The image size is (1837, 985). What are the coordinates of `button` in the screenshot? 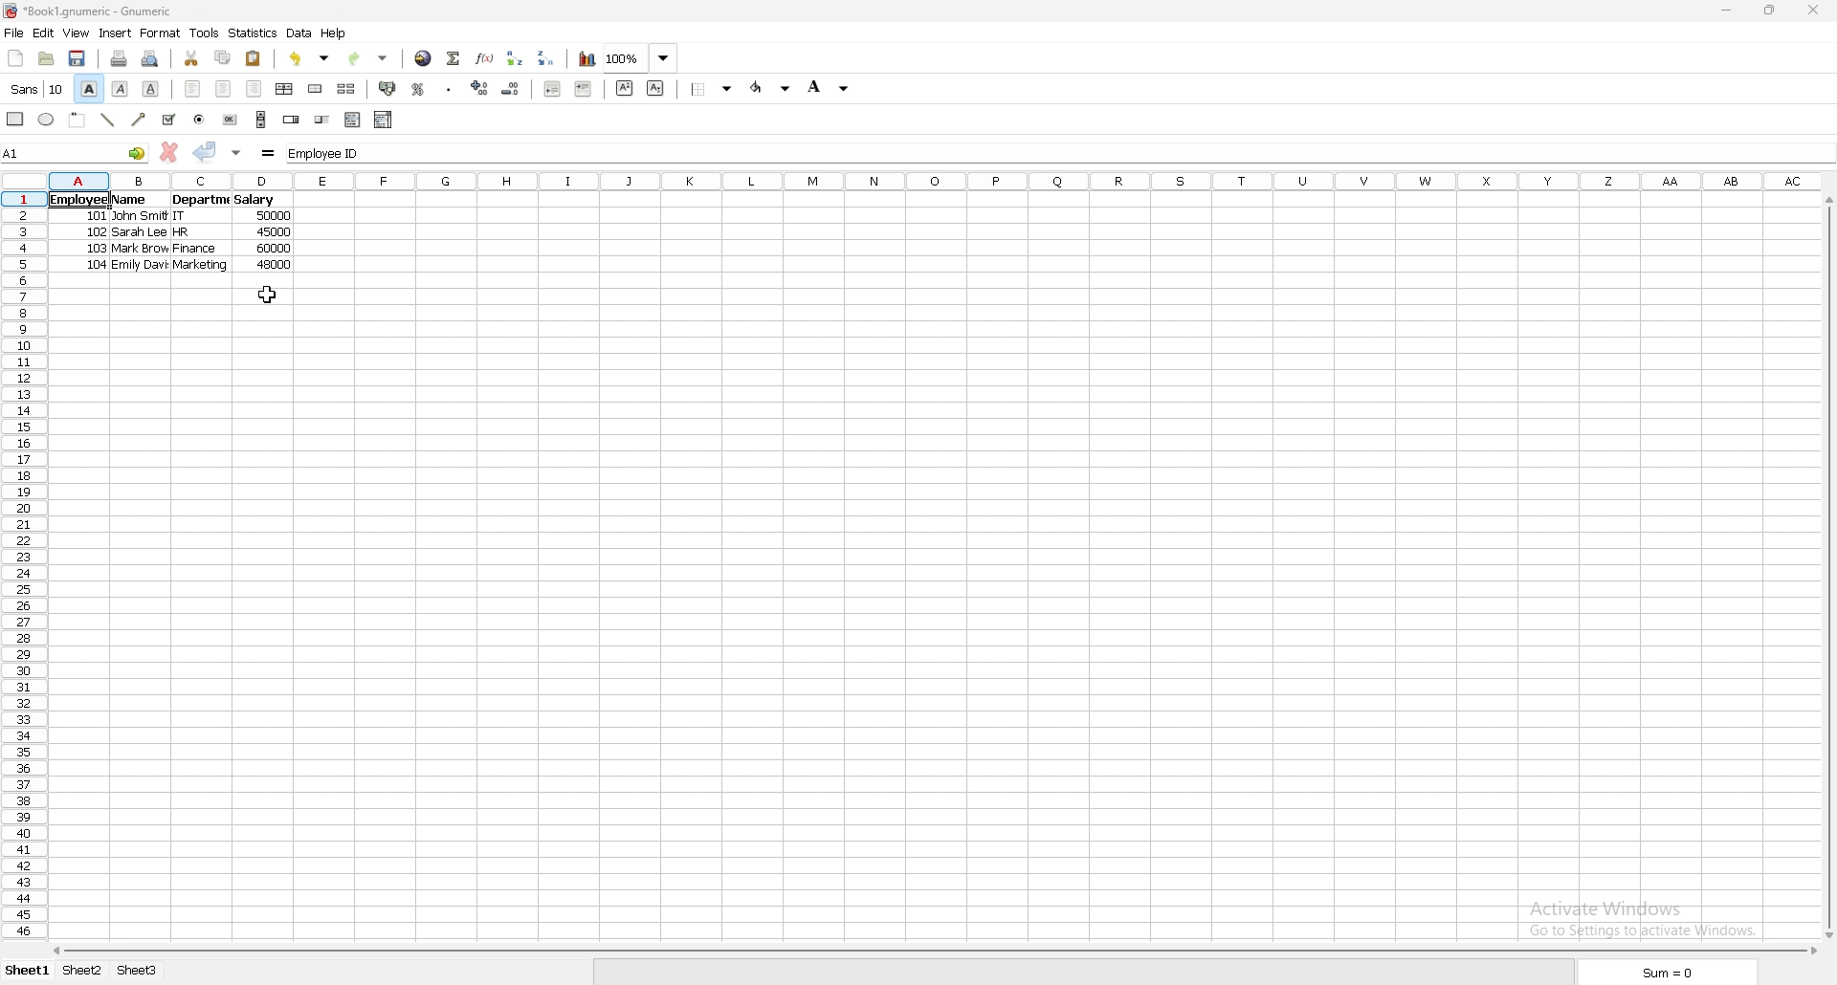 It's located at (232, 120).